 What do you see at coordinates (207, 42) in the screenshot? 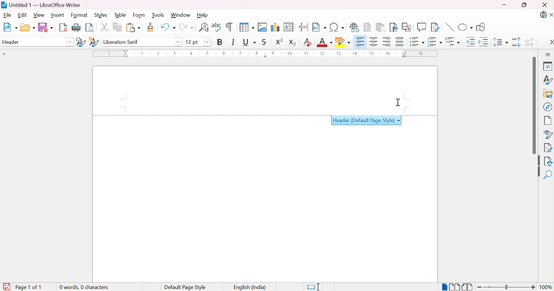
I see `Drop down` at bounding box center [207, 42].